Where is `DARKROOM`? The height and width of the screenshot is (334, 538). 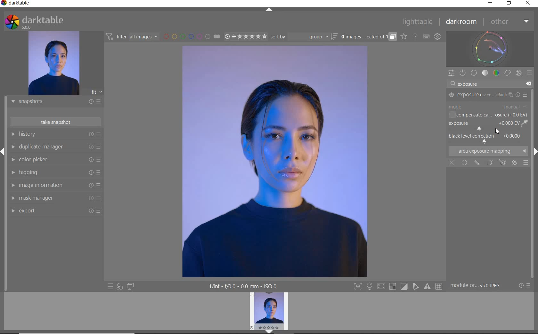
DARKROOM is located at coordinates (461, 22).